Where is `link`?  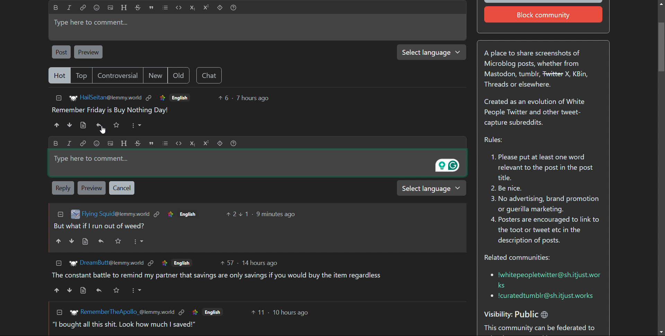
link is located at coordinates (157, 215).